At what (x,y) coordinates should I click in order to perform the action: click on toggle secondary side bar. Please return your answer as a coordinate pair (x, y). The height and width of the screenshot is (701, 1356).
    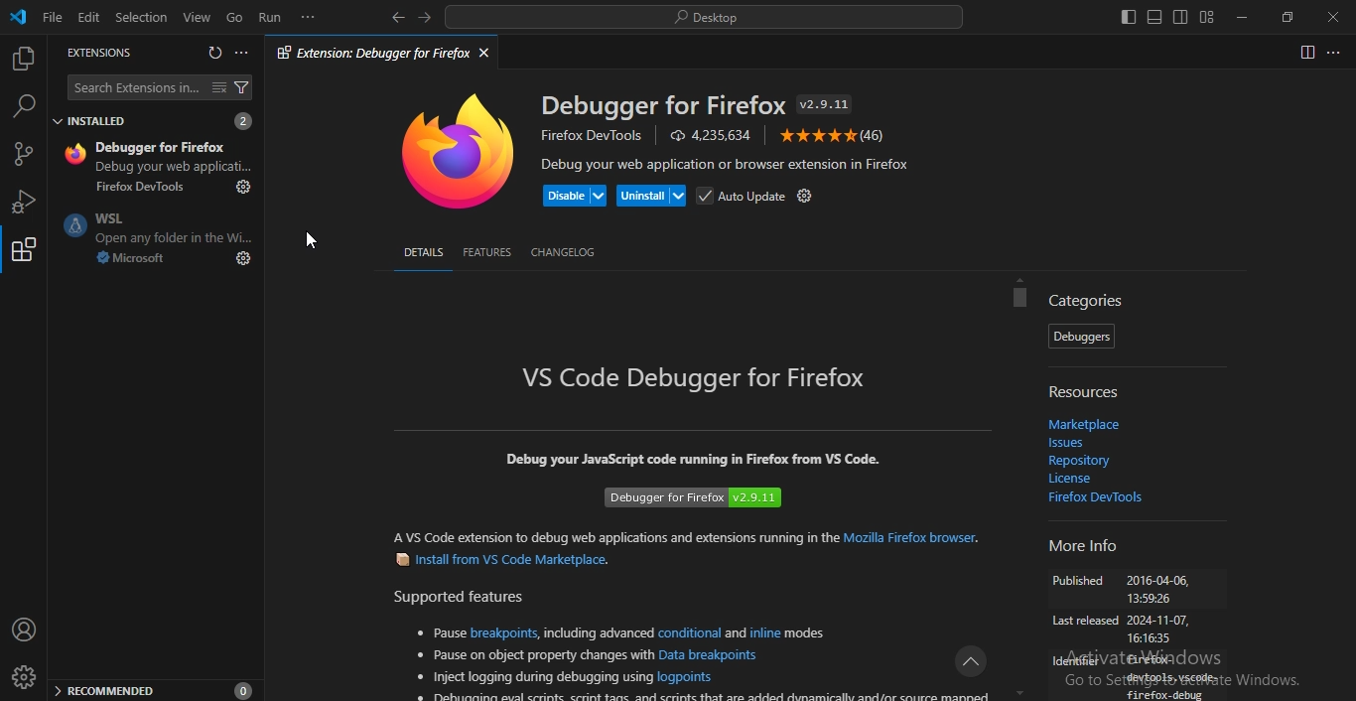
    Looking at the image, I should click on (1180, 17).